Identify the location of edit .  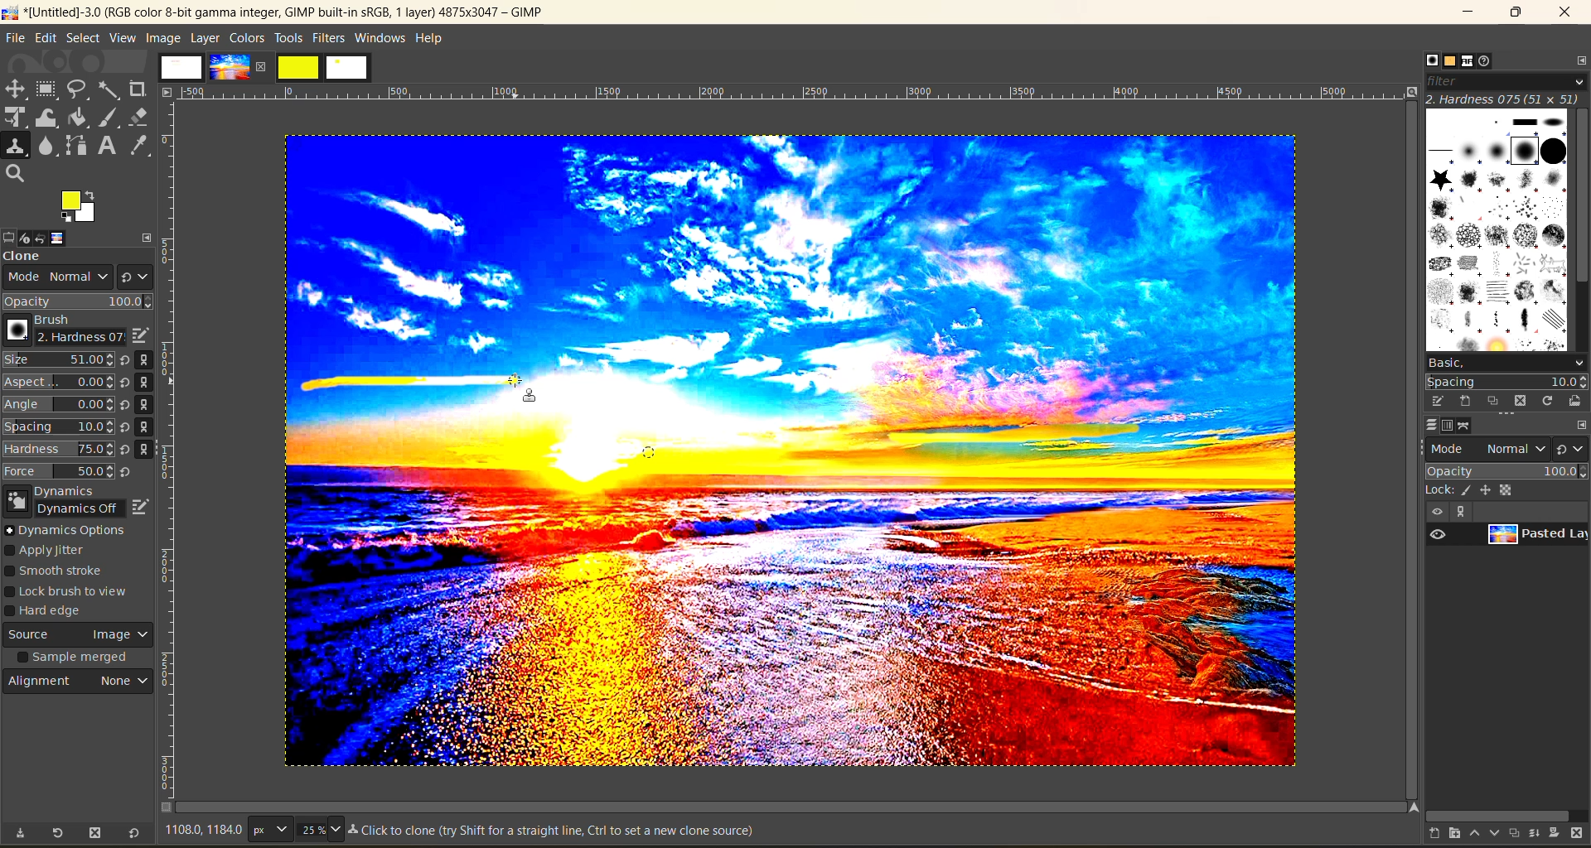
(139, 335).